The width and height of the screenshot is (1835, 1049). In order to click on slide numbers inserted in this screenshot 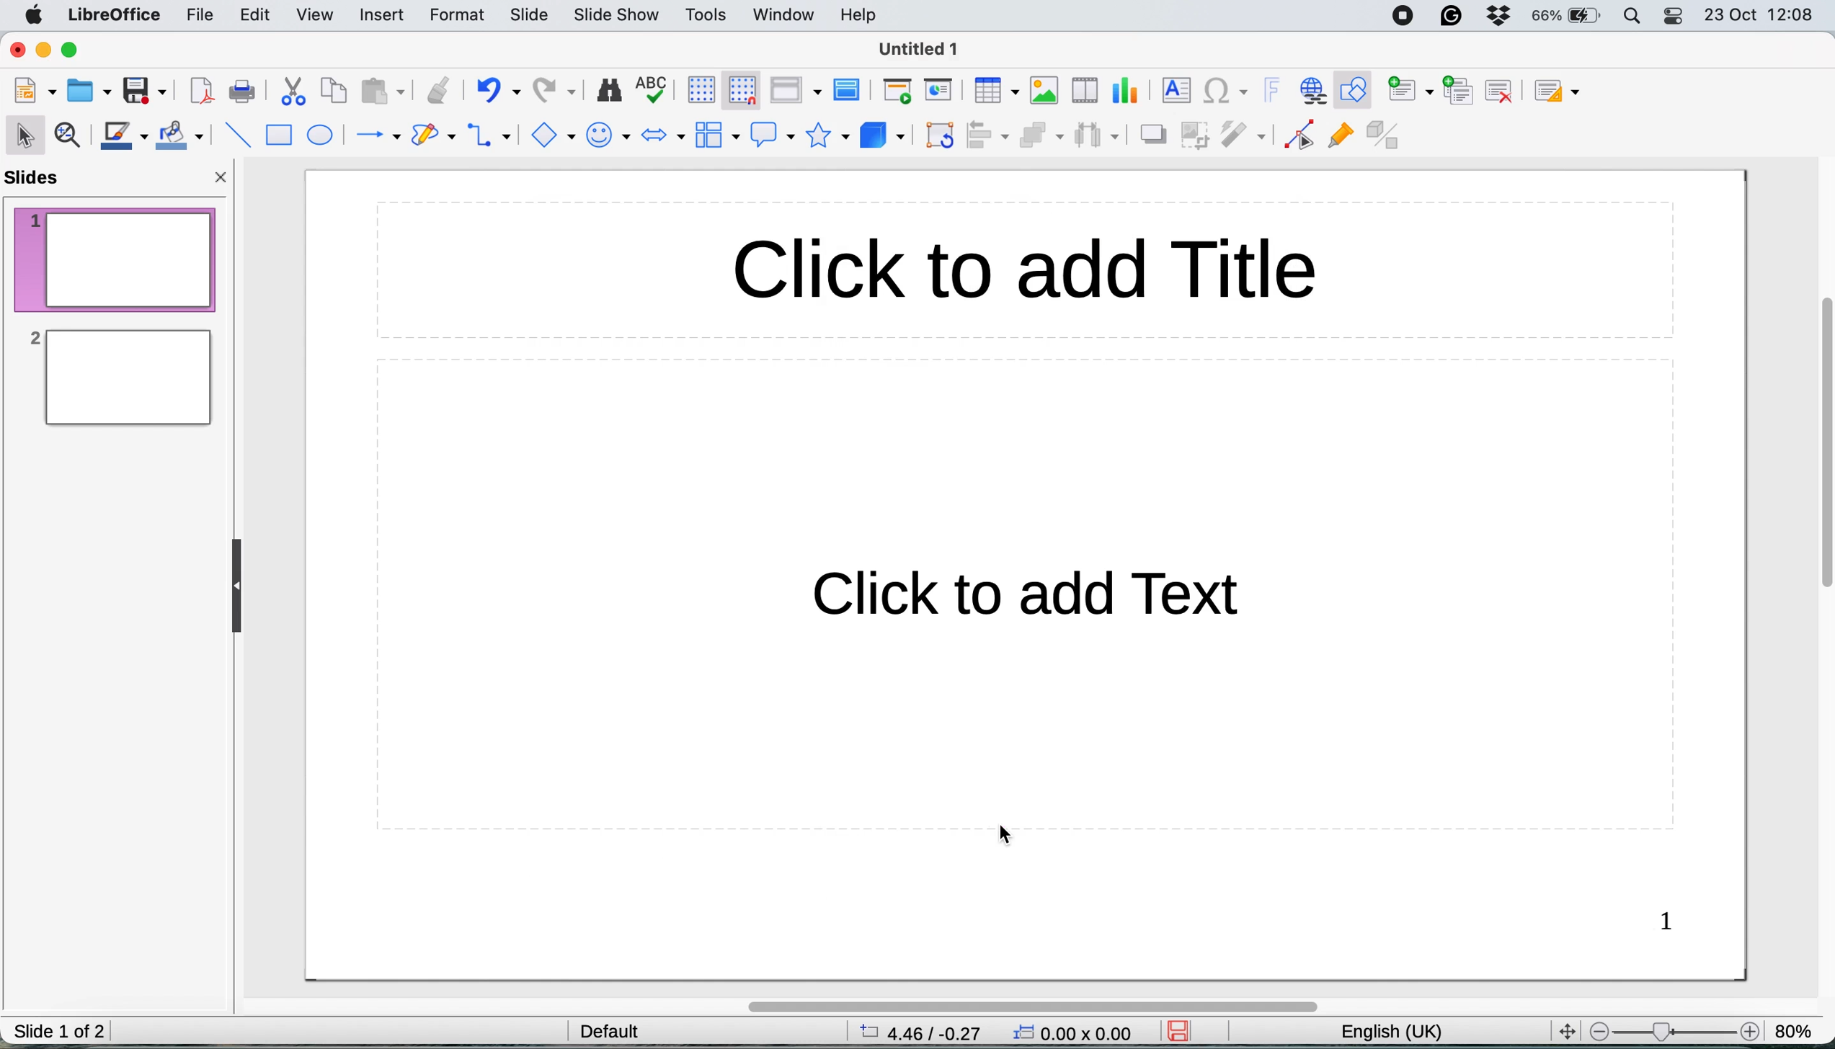, I will do `click(1667, 924)`.